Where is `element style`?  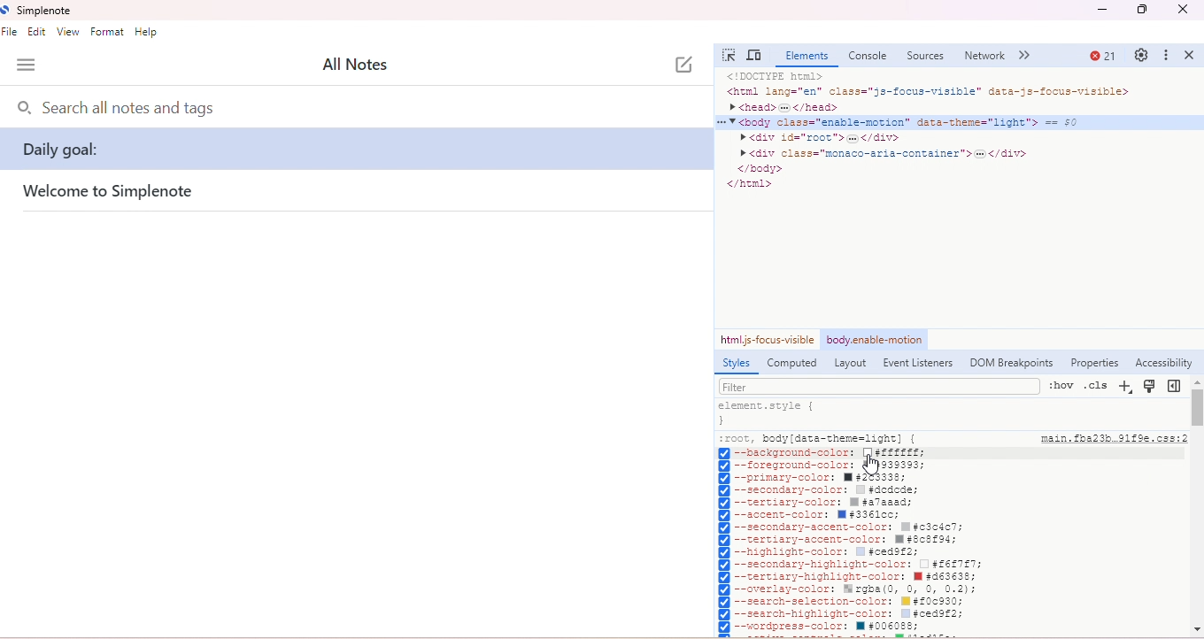
element style is located at coordinates (768, 413).